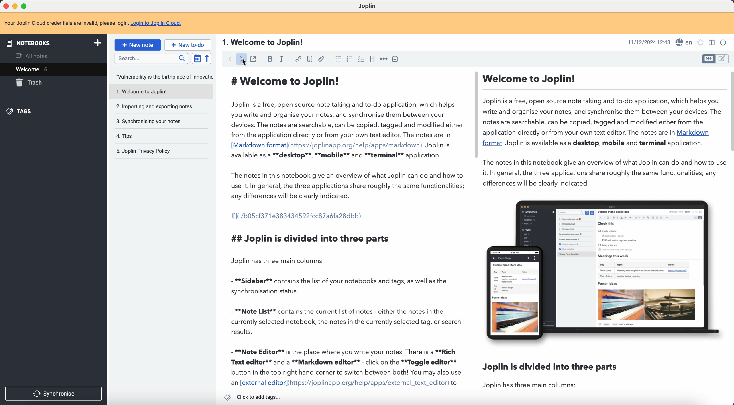 Image resolution: width=734 pixels, height=405 pixels. Describe the element at coordinates (254, 59) in the screenshot. I see `toggle external editing` at that location.